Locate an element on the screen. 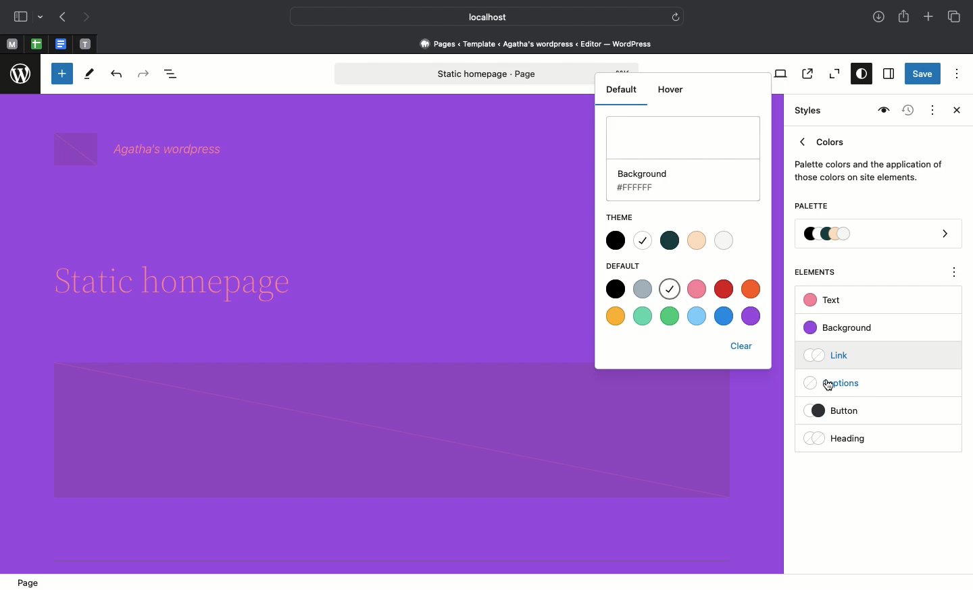 Image resolution: width=973 pixels, height=590 pixels. cursor is located at coordinates (830, 385).